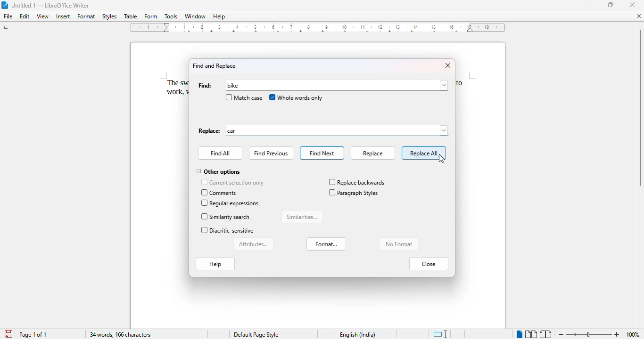 The width and height of the screenshot is (644, 339). I want to click on form, so click(151, 16).